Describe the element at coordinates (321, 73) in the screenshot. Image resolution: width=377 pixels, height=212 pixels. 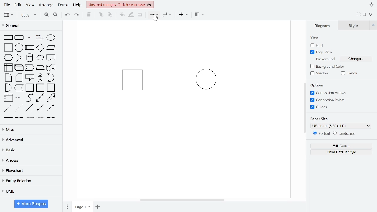
I see `shadow` at that location.